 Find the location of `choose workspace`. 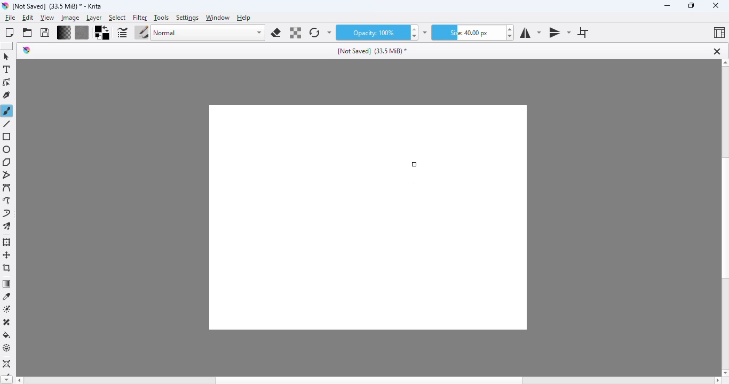

choose workspace is located at coordinates (719, 33).